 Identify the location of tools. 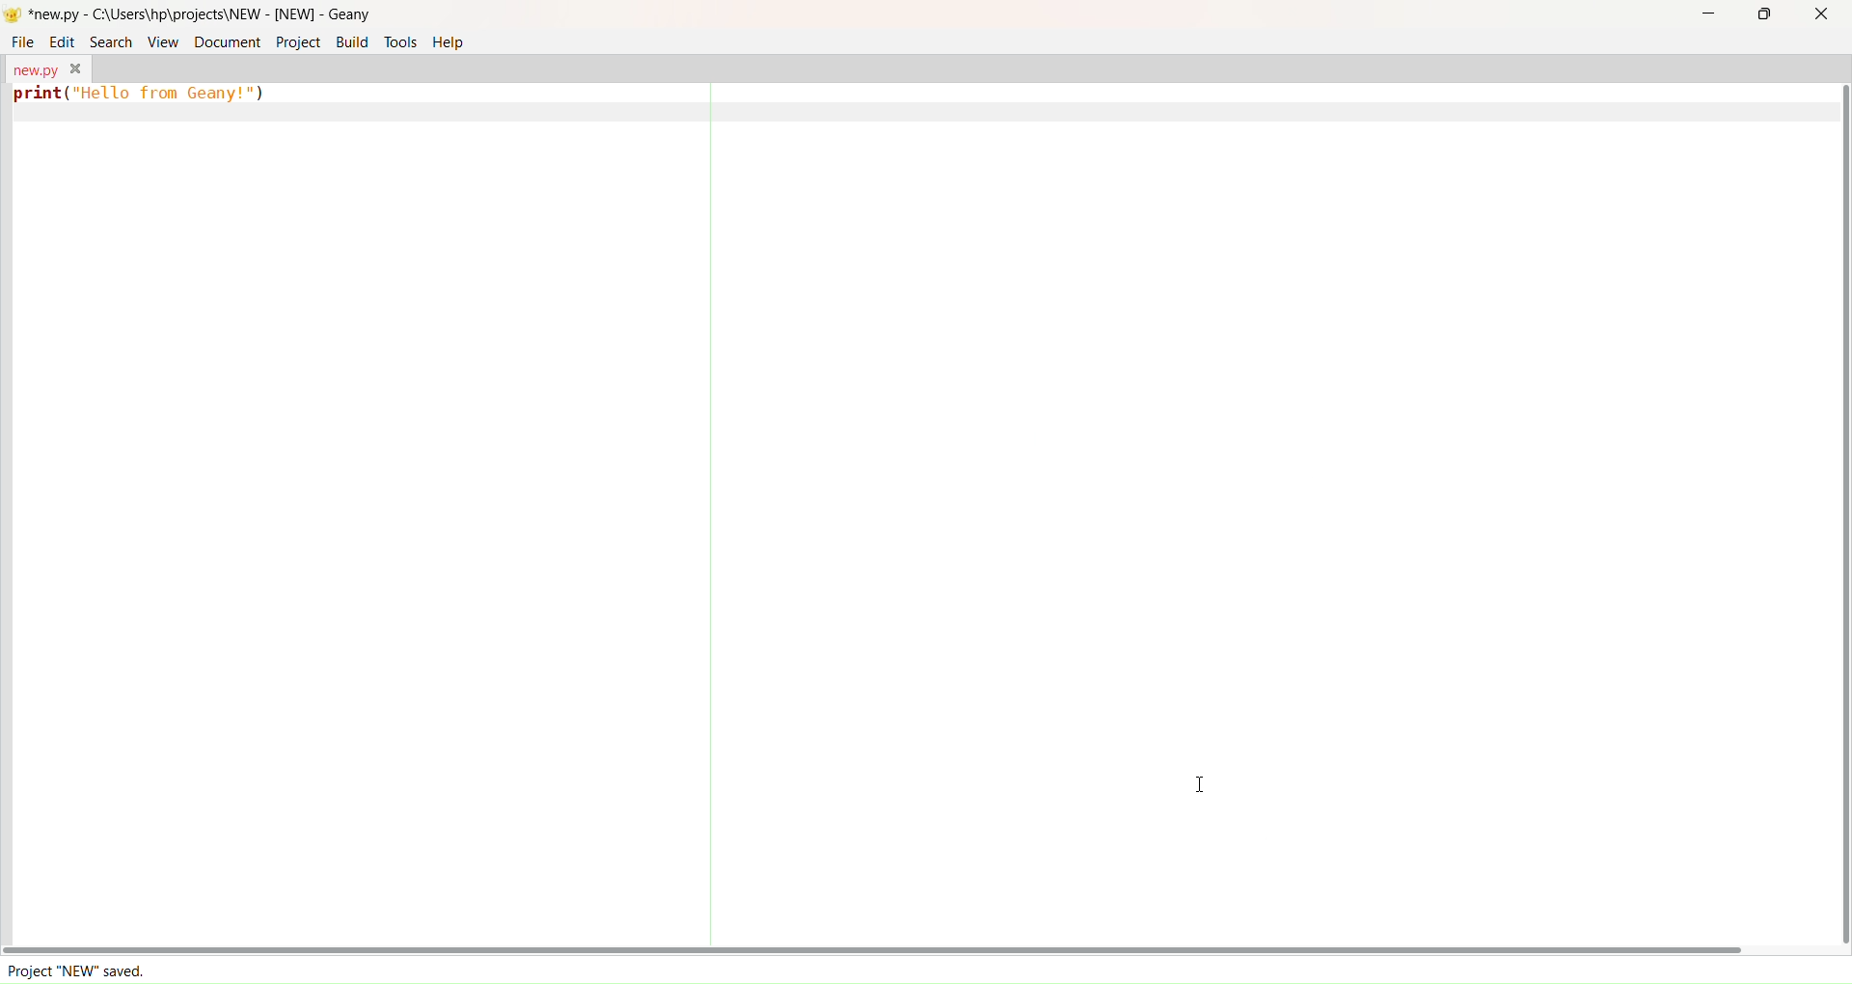
(401, 42).